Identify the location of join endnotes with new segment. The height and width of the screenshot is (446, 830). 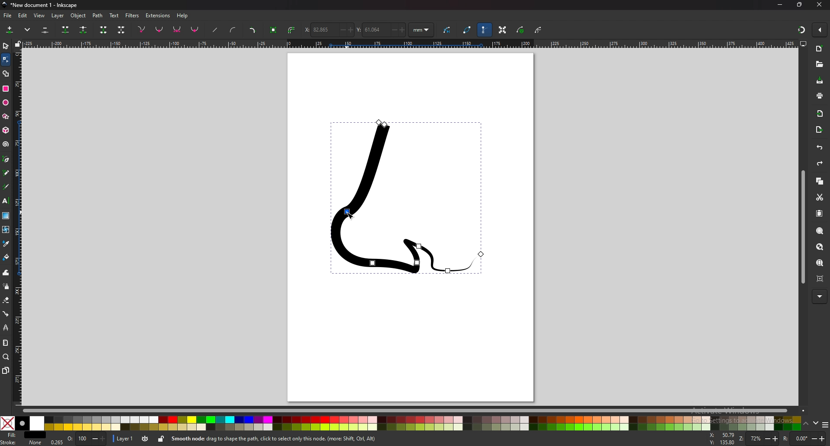
(103, 31).